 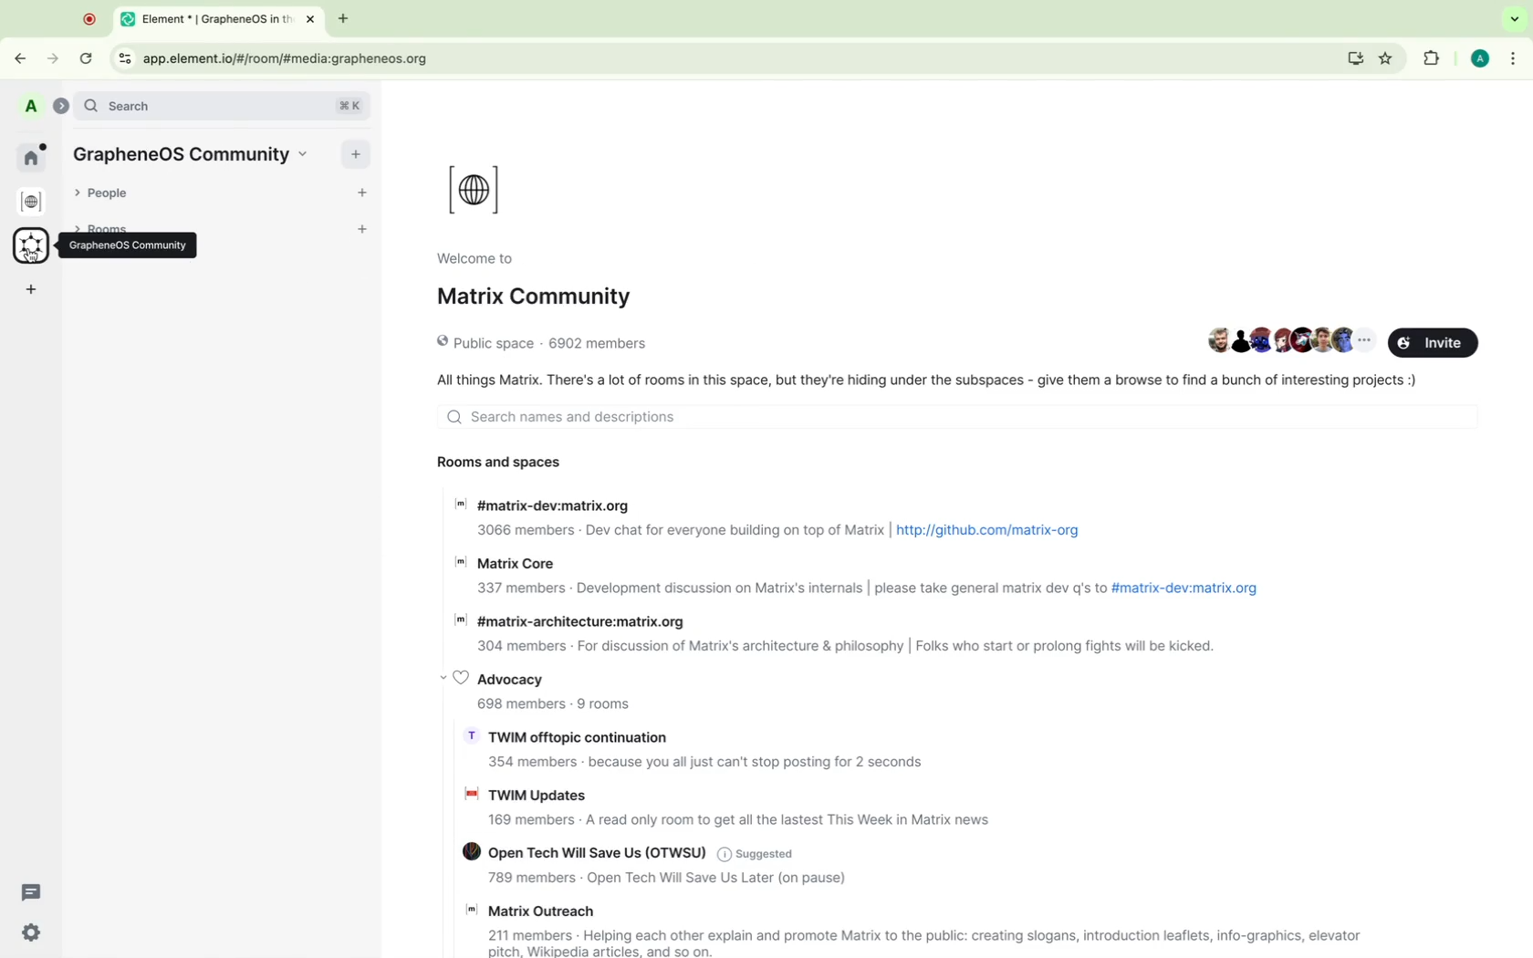 What do you see at coordinates (477, 186) in the screenshot?
I see `community profile picture` at bounding box center [477, 186].